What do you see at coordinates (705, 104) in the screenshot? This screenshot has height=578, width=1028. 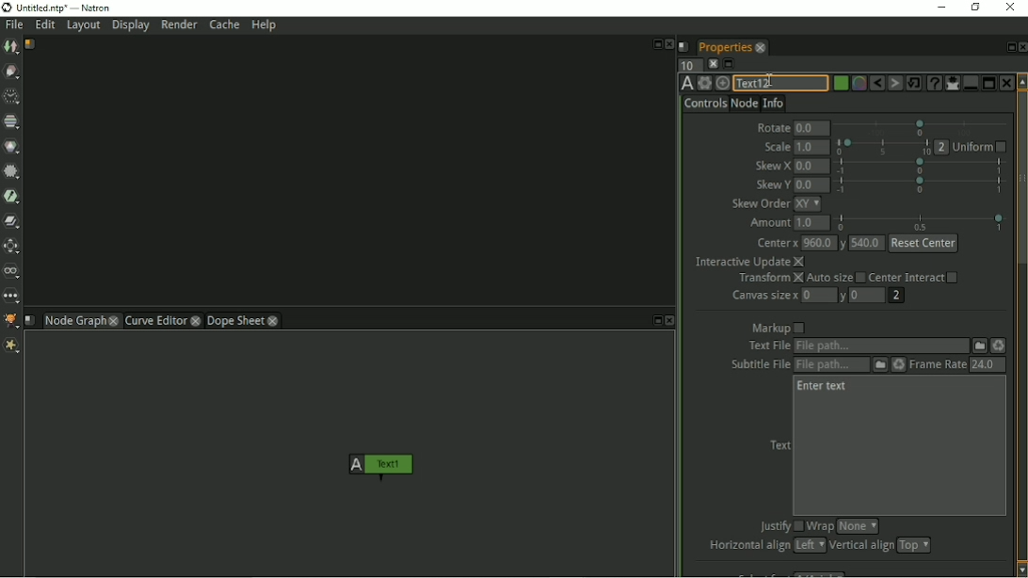 I see `Controls` at bounding box center [705, 104].